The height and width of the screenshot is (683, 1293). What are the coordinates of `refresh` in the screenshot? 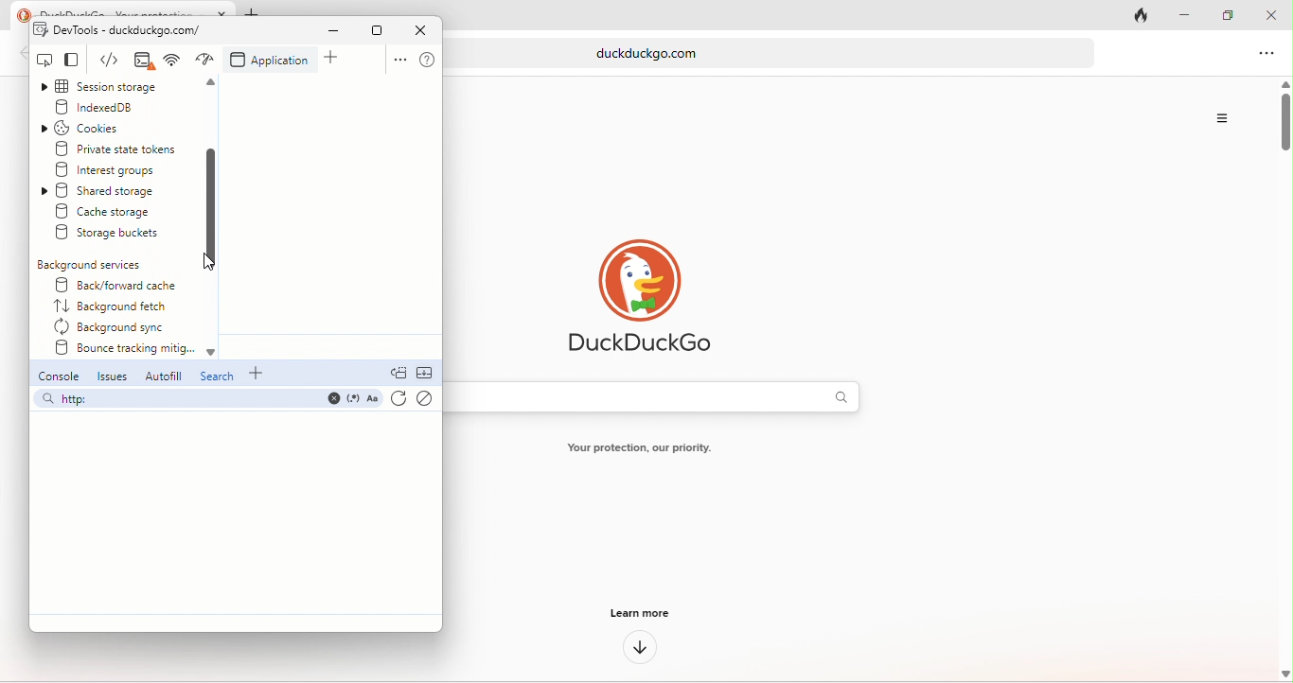 It's located at (399, 401).